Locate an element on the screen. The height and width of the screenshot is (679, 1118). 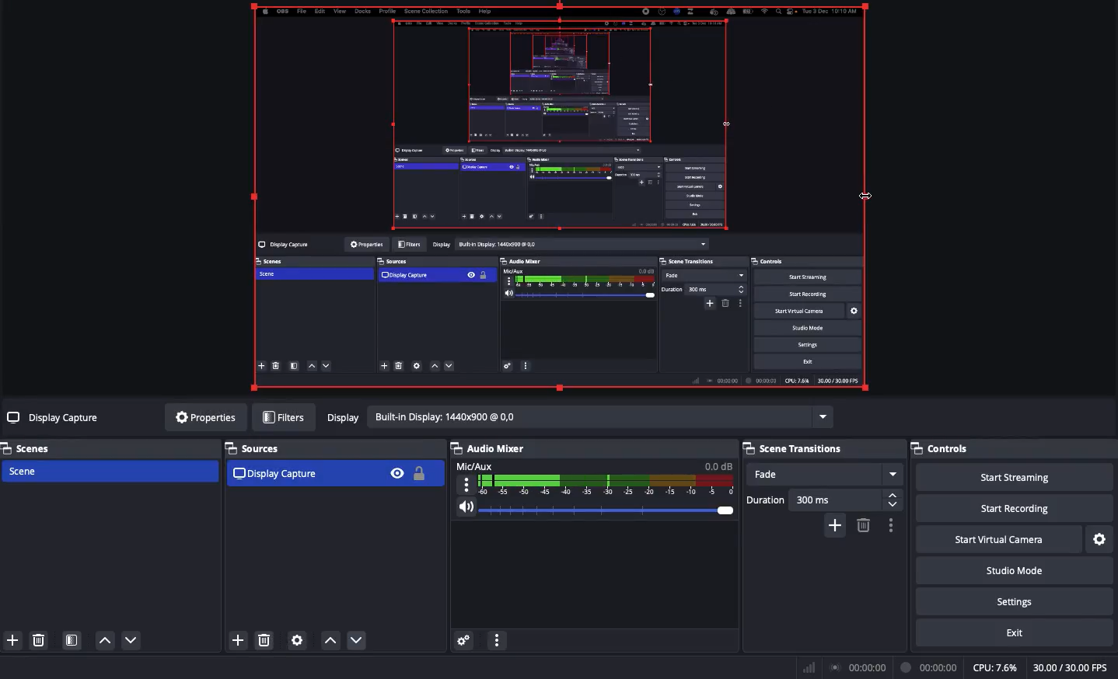
Exit is located at coordinates (1017, 632).